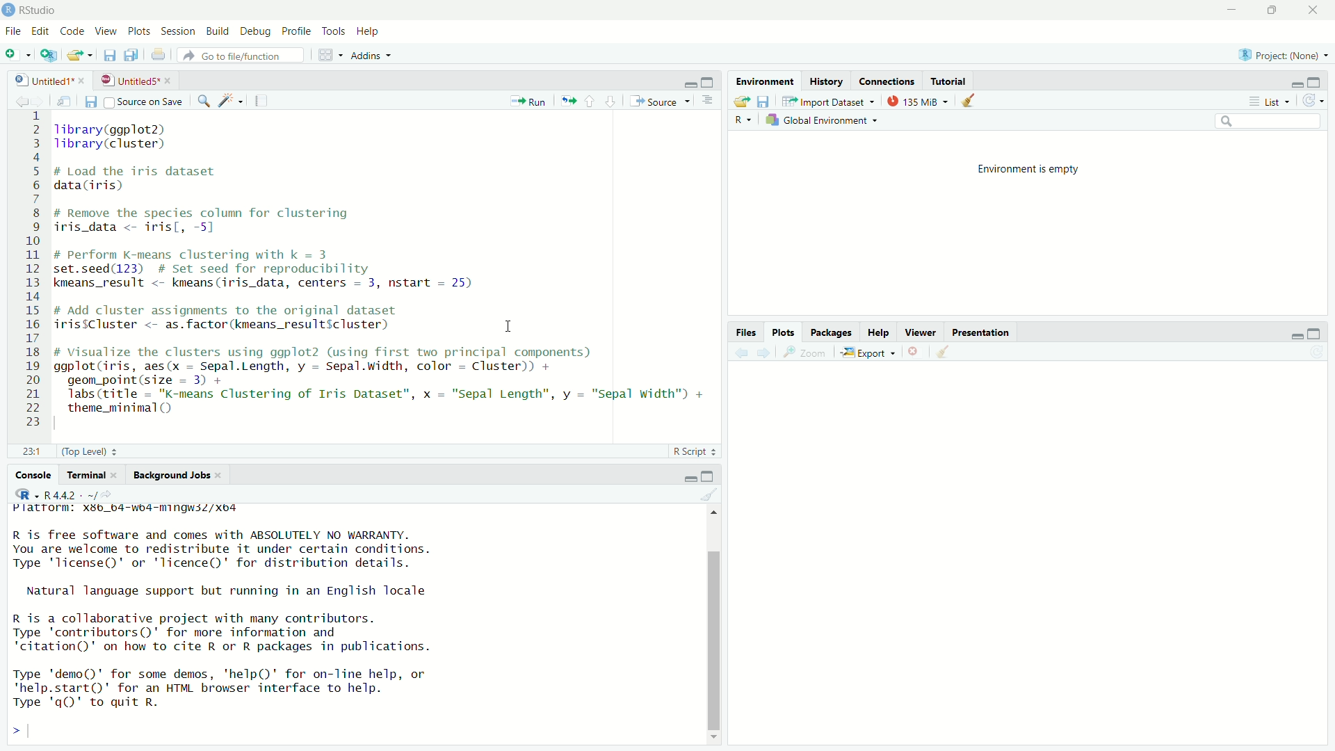 The width and height of the screenshot is (1335, 751). What do you see at coordinates (592, 99) in the screenshot?
I see `go to previous section/chunk` at bounding box center [592, 99].